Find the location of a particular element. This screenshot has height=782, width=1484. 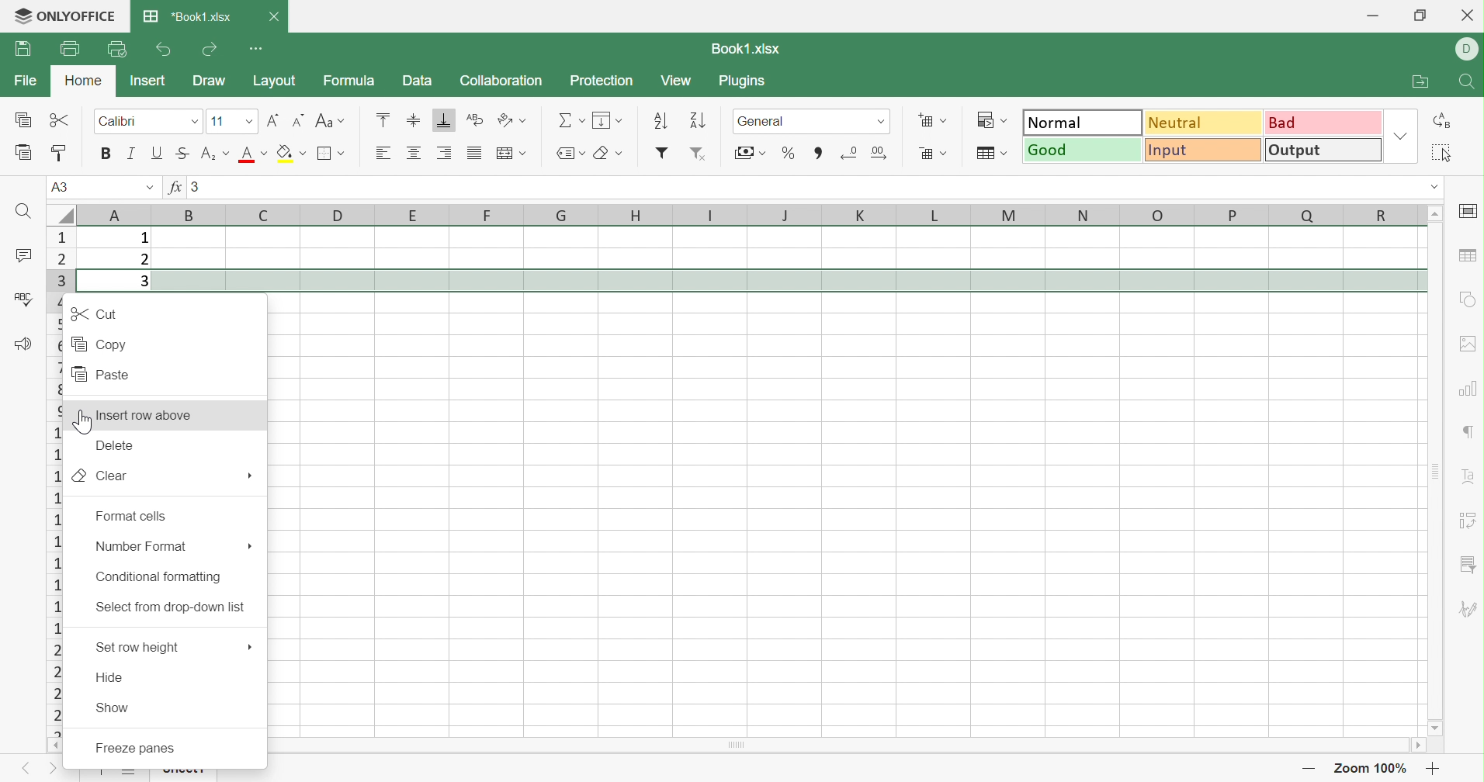

Close is located at coordinates (274, 15).